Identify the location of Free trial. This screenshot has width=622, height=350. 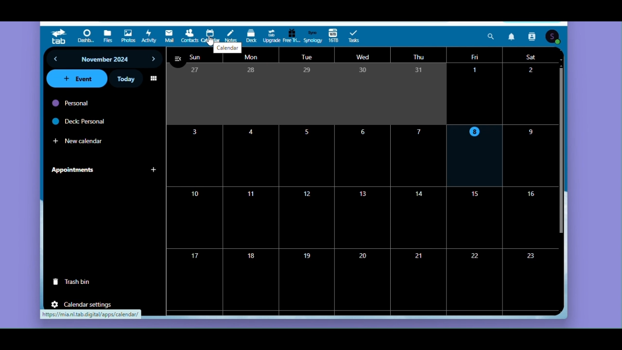
(291, 37).